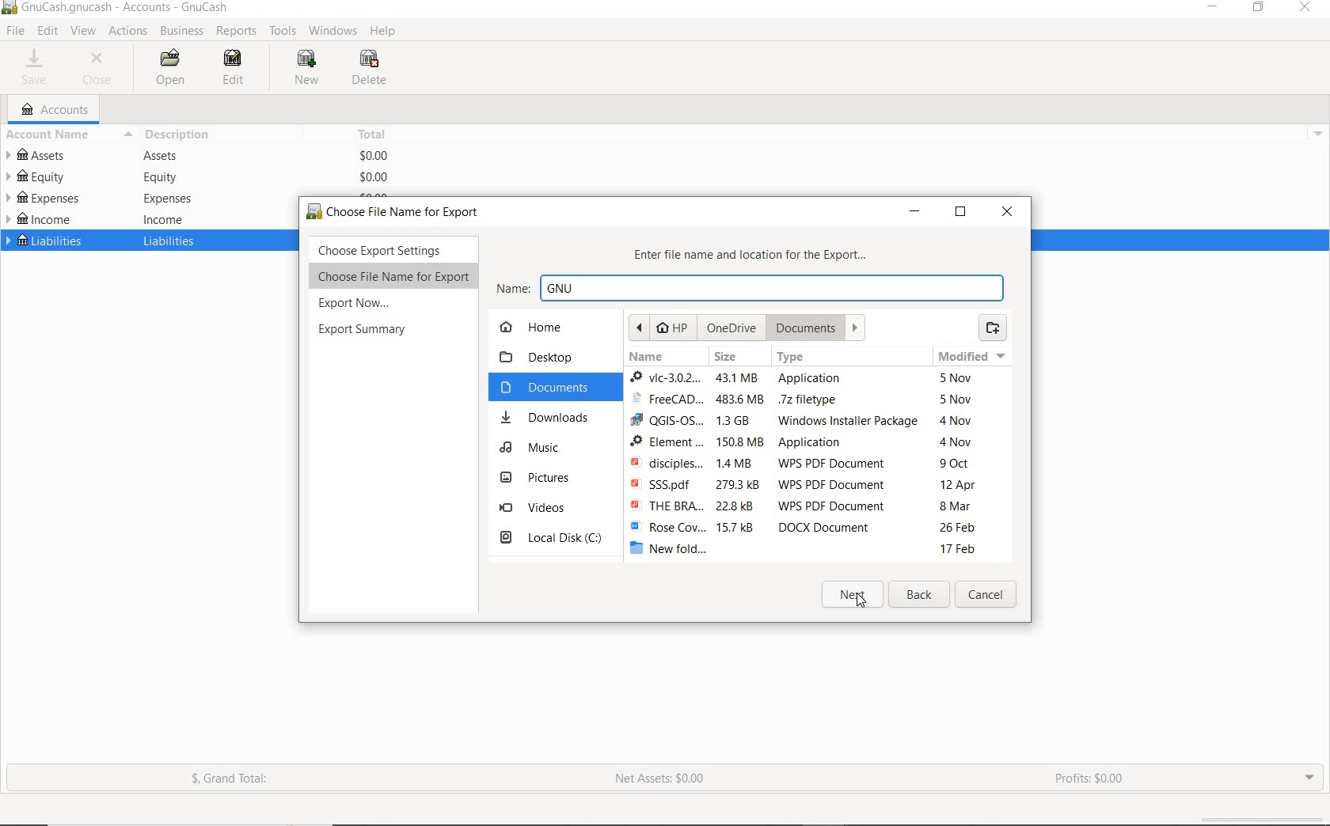  What do you see at coordinates (974, 456) in the screenshot?
I see `modified` at bounding box center [974, 456].